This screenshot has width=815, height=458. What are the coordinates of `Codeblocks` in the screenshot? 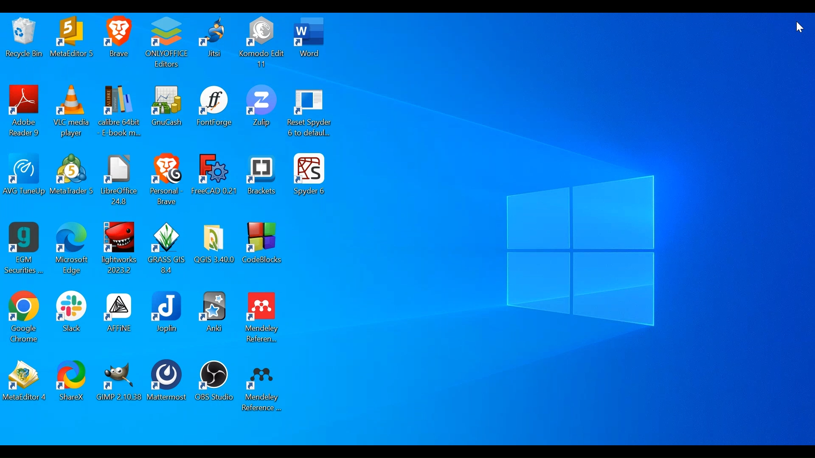 It's located at (264, 249).